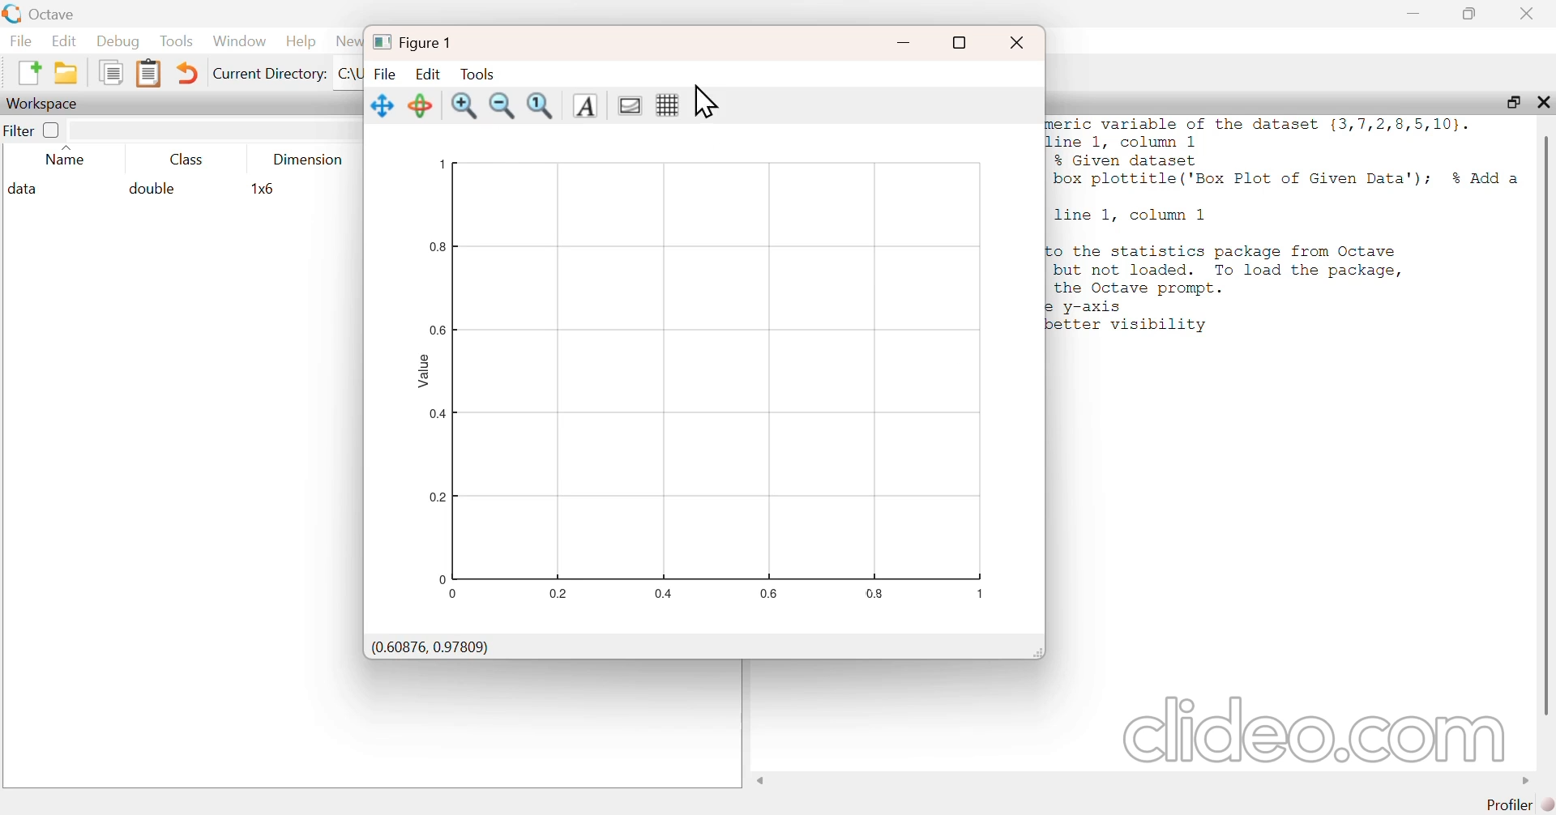 Image resolution: width=1556 pixels, height=815 pixels. I want to click on clideo.com, so click(1306, 730).